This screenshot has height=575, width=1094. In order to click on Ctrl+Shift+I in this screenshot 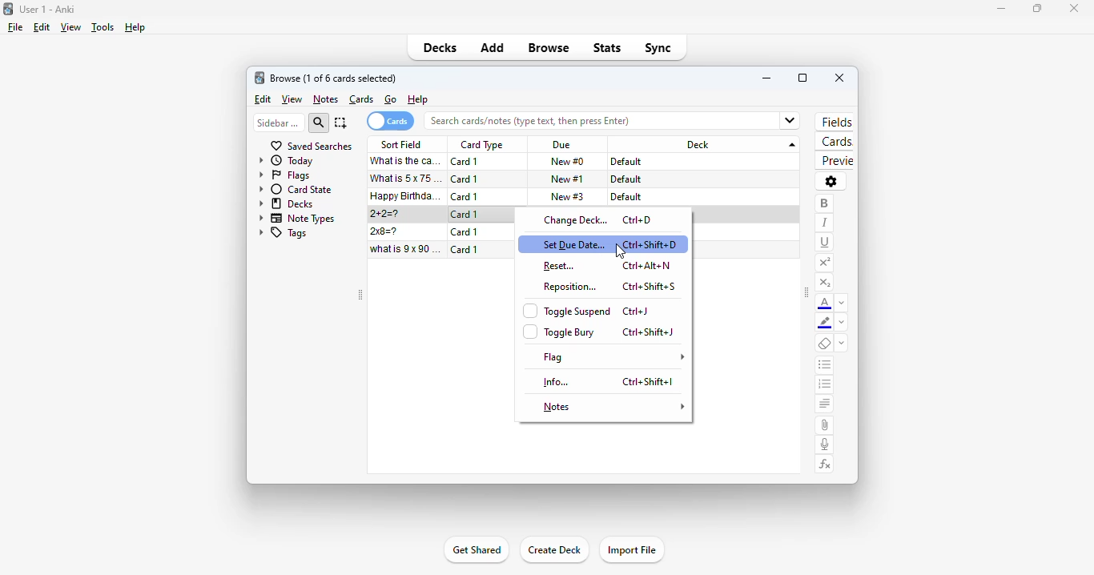, I will do `click(649, 382)`.